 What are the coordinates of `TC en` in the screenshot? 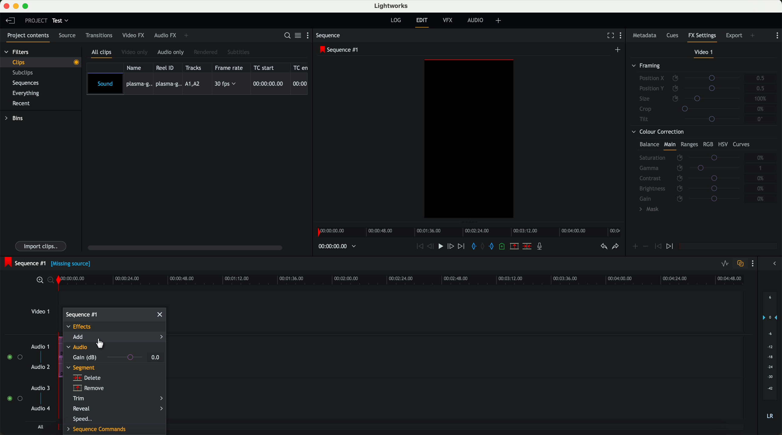 It's located at (301, 67).